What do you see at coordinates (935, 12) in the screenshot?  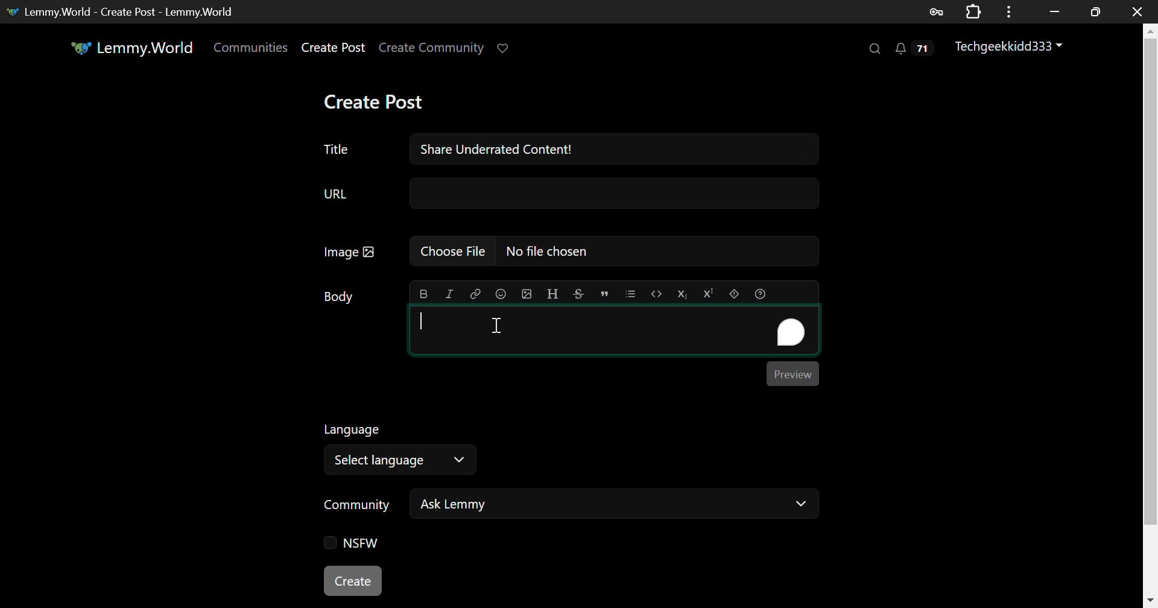 I see `Saved Password Data` at bounding box center [935, 12].